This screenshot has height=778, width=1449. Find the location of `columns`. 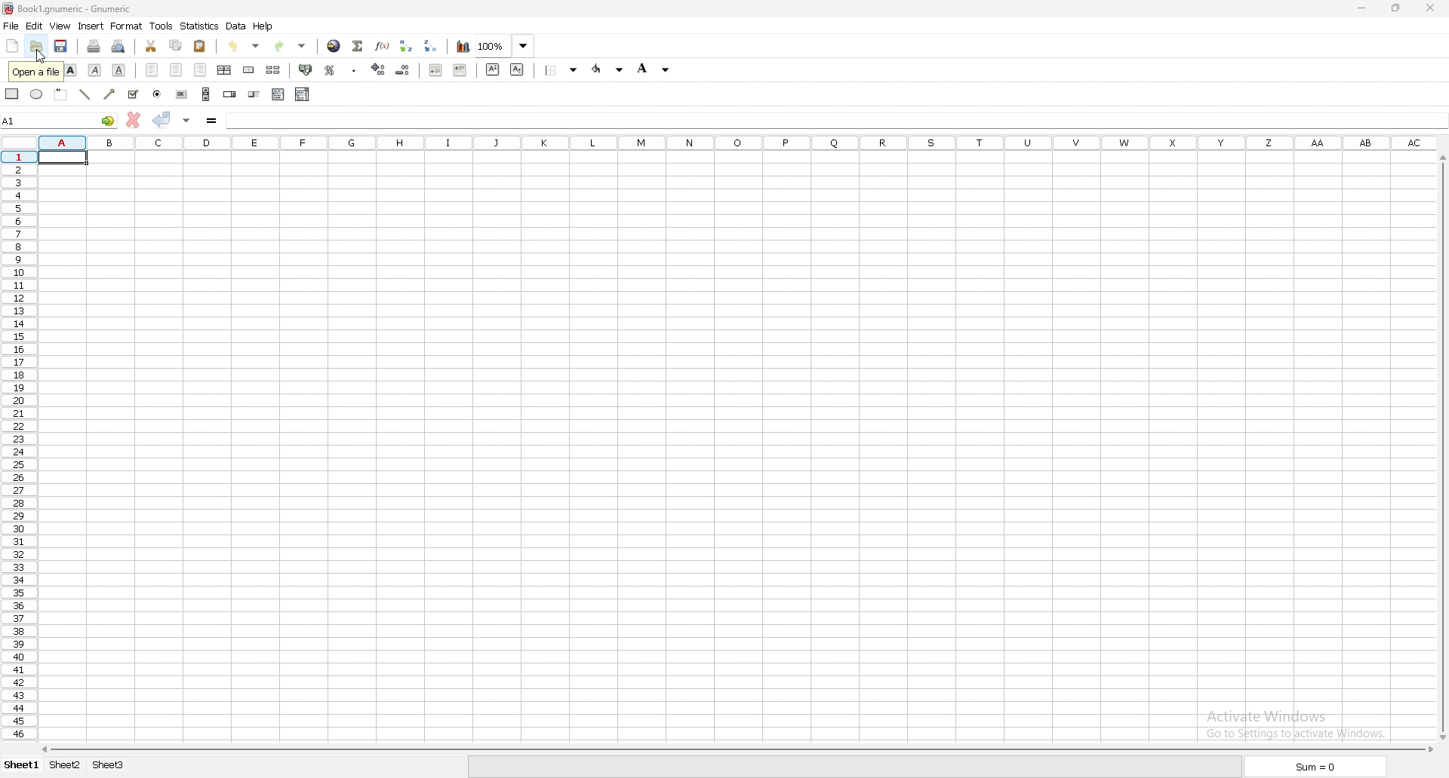

columns is located at coordinates (721, 142).